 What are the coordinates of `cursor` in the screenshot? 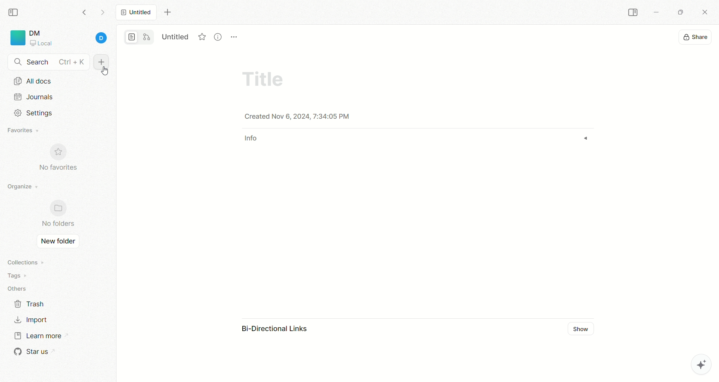 It's located at (105, 71).